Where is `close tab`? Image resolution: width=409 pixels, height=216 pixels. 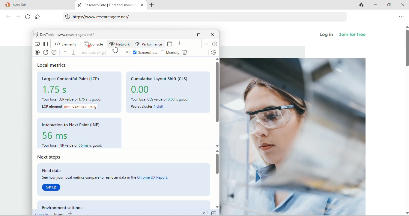
close tab is located at coordinates (142, 5).